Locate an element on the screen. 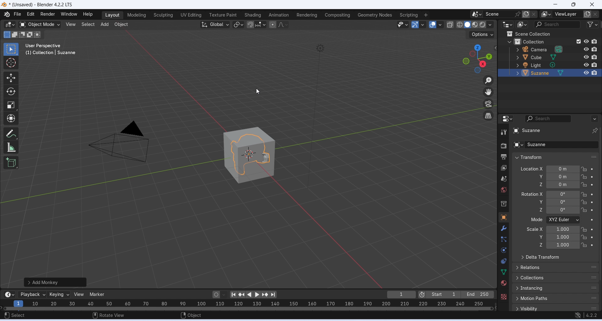  Toggle the camera view is located at coordinates (488, 104).